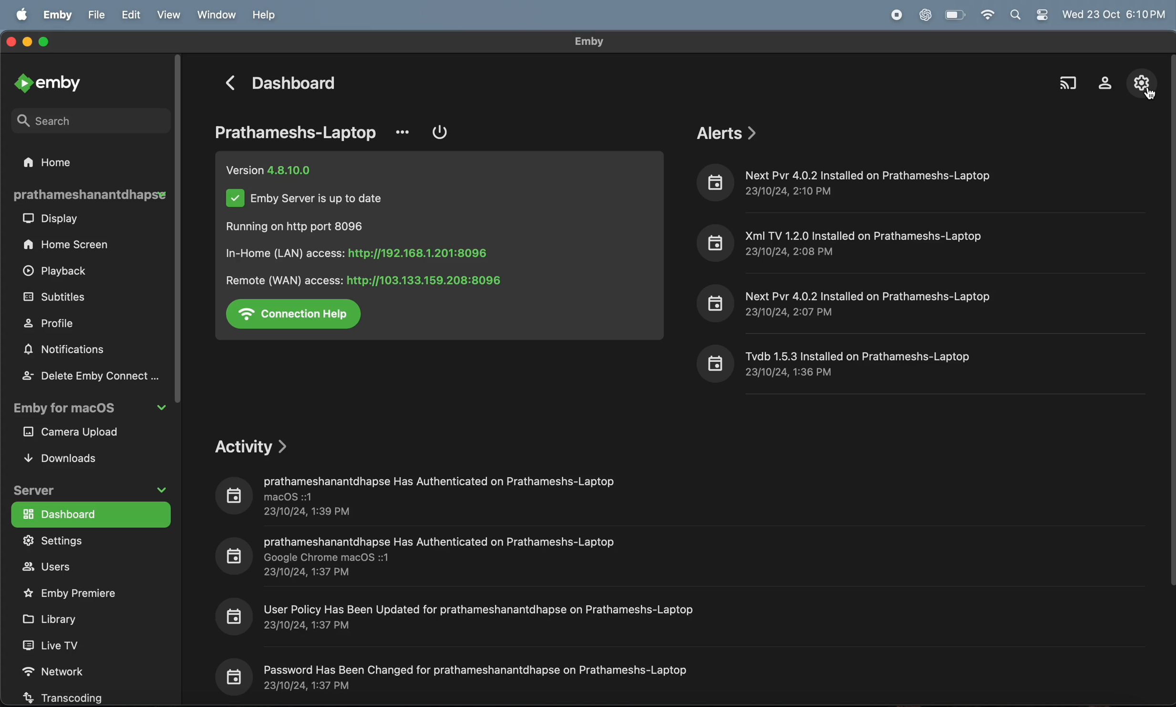 The height and width of the screenshot is (707, 1176). Describe the element at coordinates (286, 133) in the screenshot. I see `prathameshs -laptop` at that location.